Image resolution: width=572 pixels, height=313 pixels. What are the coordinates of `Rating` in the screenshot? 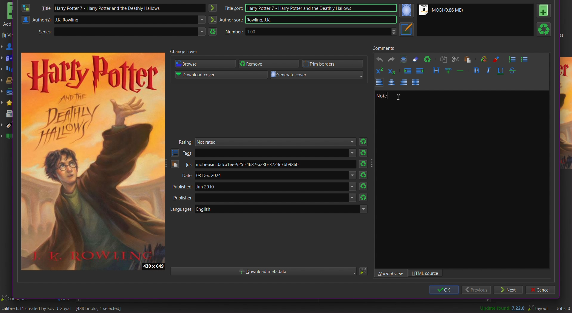 It's located at (185, 141).